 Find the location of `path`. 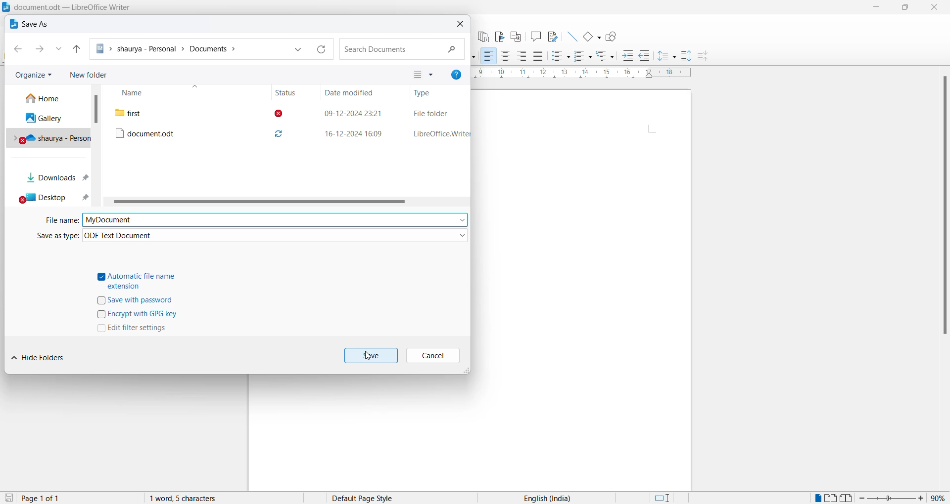

path is located at coordinates (191, 48).